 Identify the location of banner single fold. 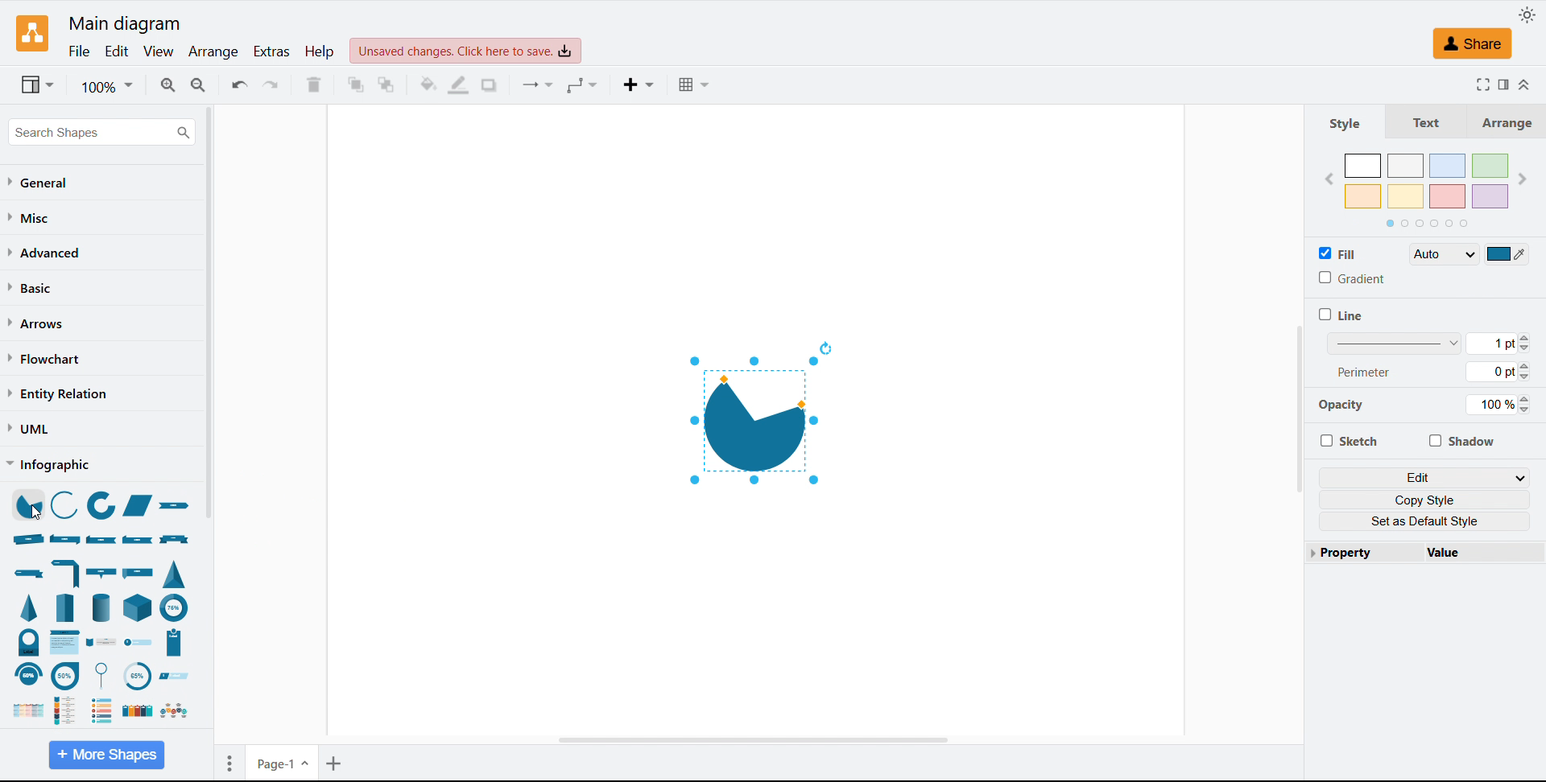
(29, 573).